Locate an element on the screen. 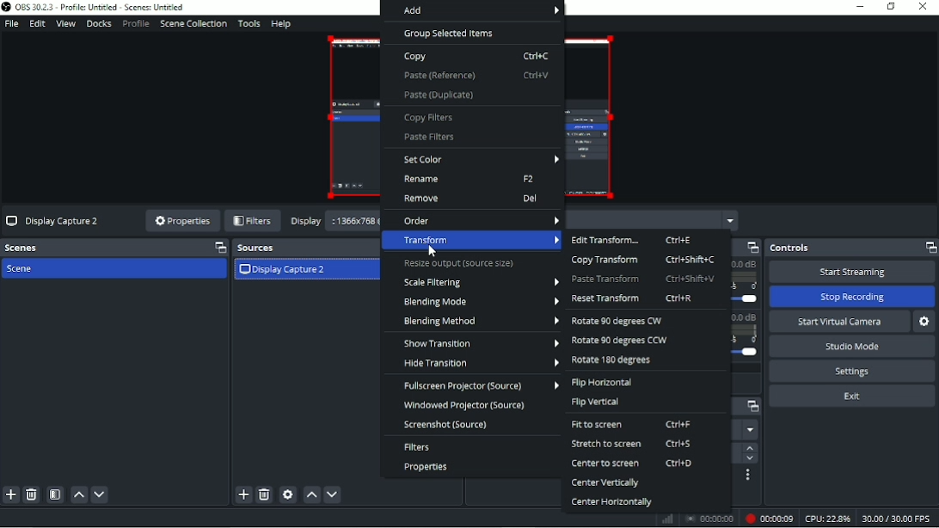 The height and width of the screenshot is (528, 939). Exit is located at coordinates (851, 396).